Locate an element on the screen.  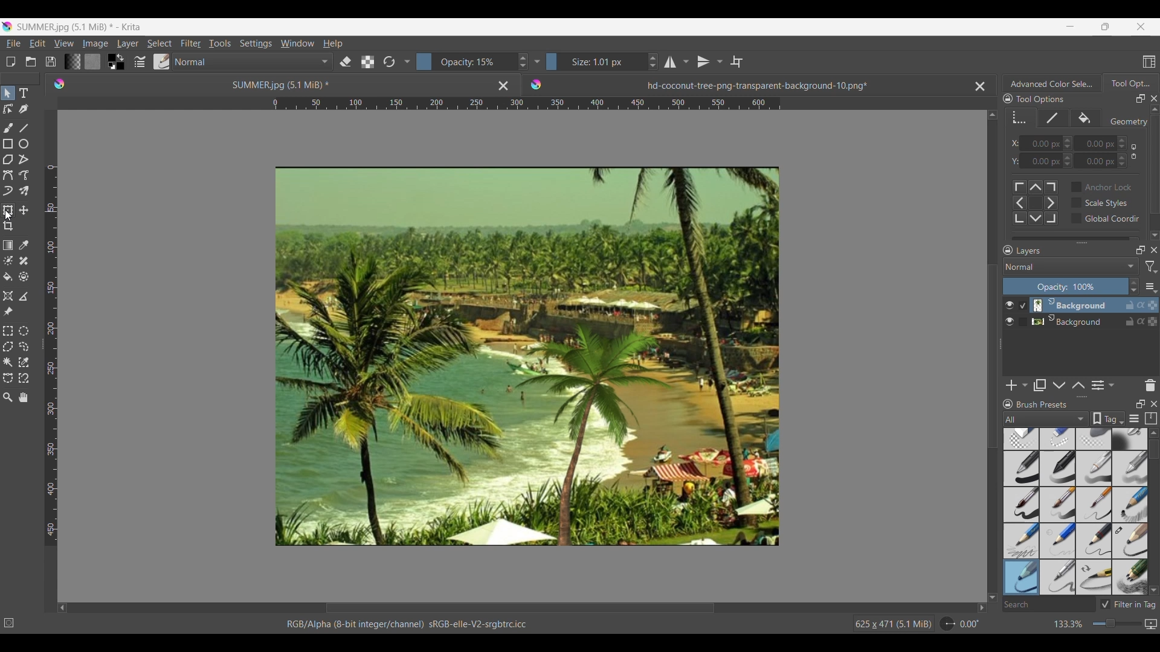
basic 5-size is located at coordinates (1022, 505).